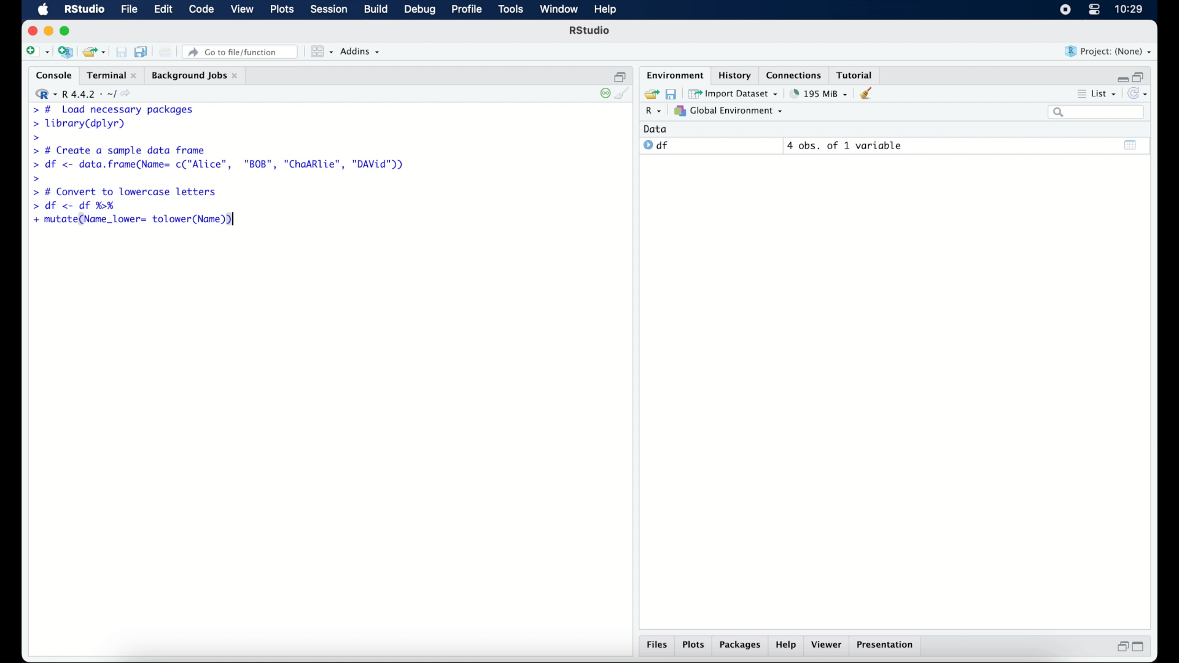 The height and width of the screenshot is (663, 1179). What do you see at coordinates (847, 145) in the screenshot?
I see `4 obs, of 2 variables` at bounding box center [847, 145].